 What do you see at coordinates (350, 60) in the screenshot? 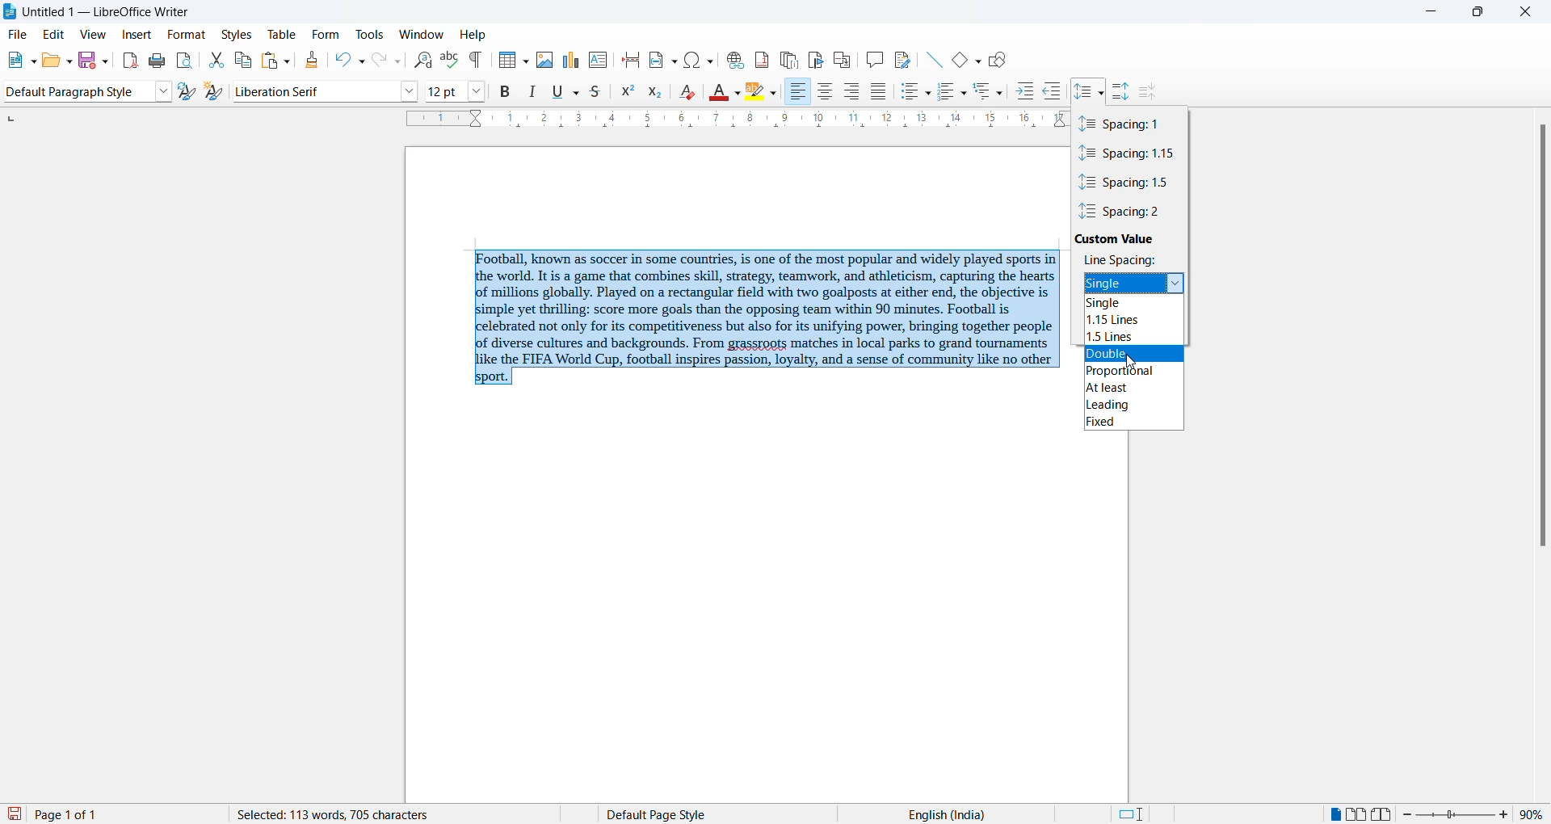
I see `undo` at bounding box center [350, 60].